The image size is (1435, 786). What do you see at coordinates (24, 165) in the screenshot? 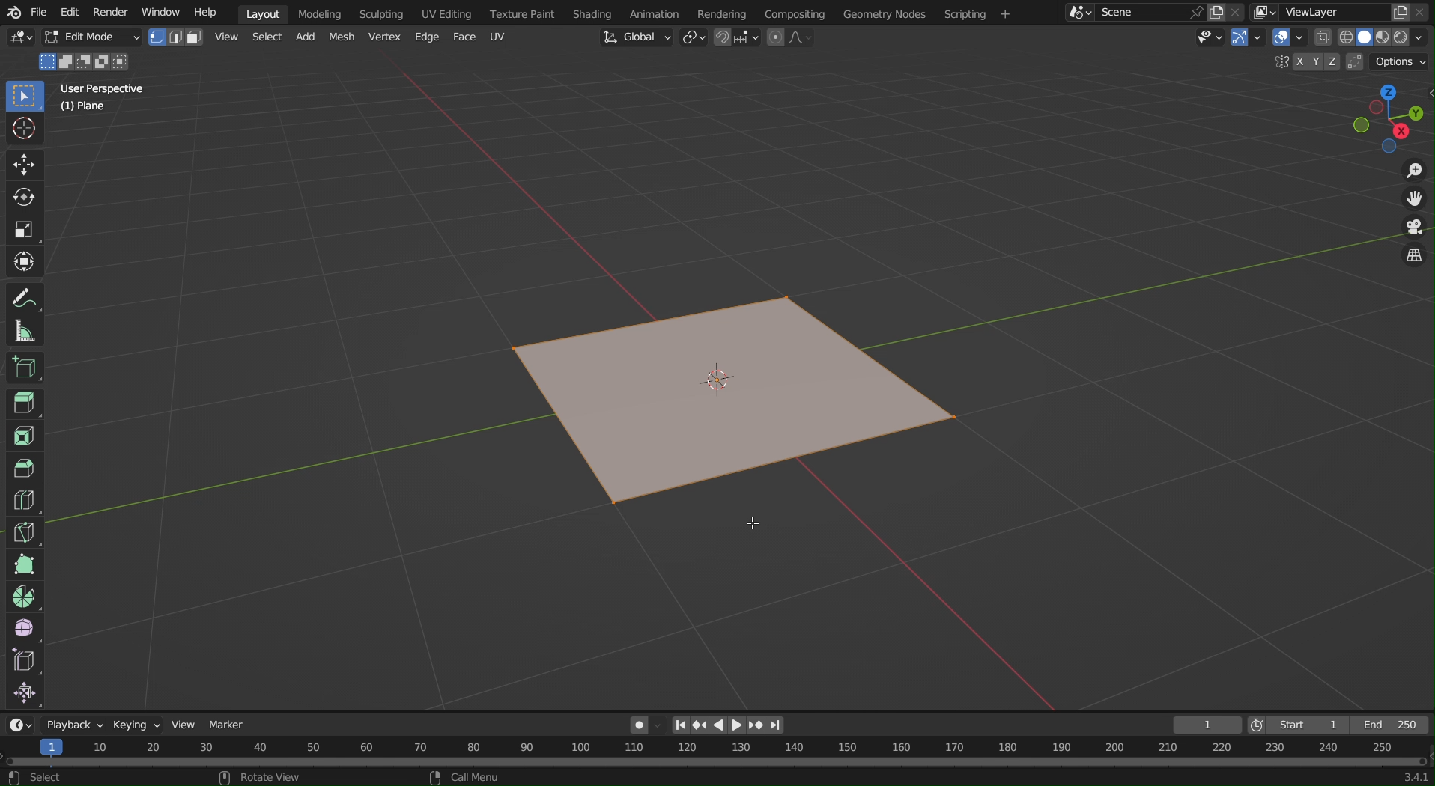
I see `Move` at bounding box center [24, 165].